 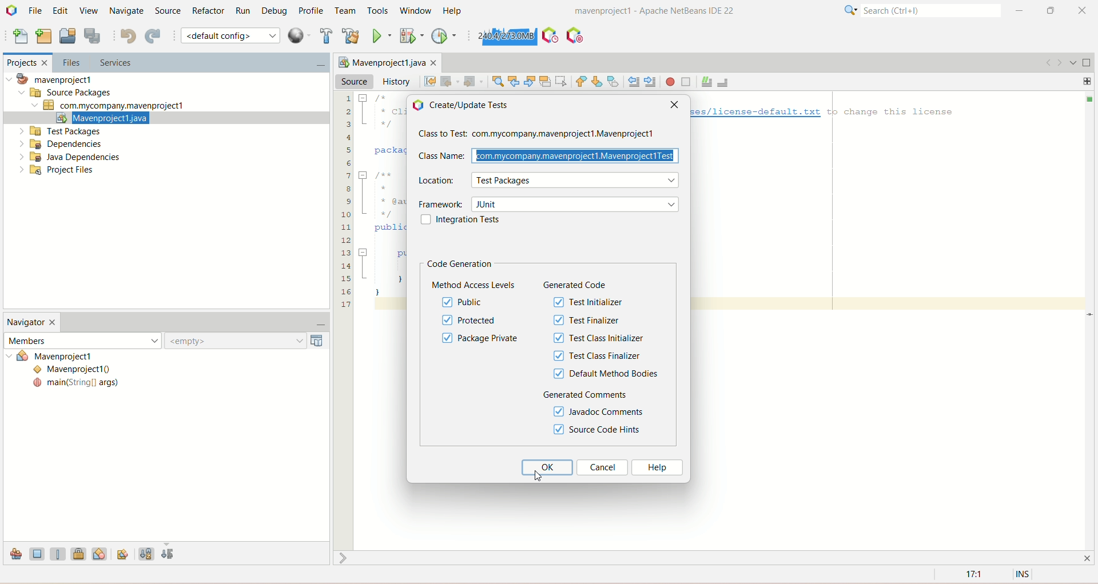 What do you see at coordinates (208, 64) in the screenshot?
I see `services` at bounding box center [208, 64].